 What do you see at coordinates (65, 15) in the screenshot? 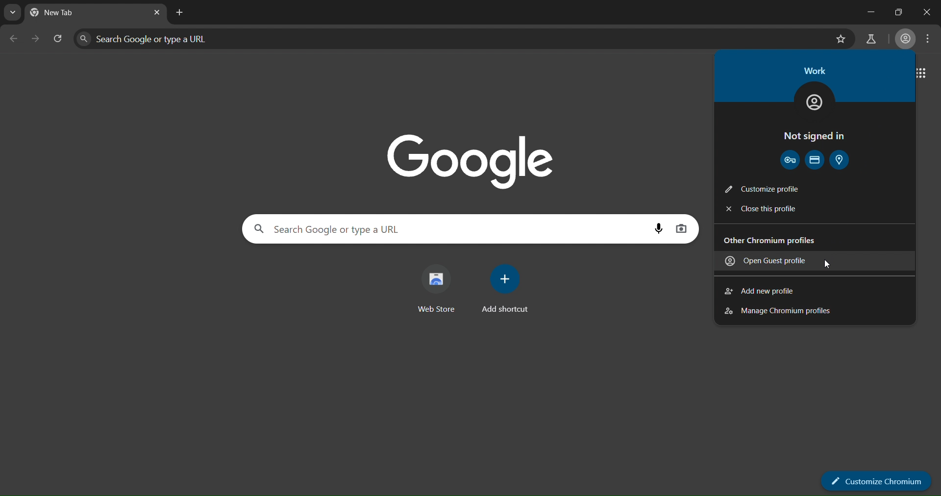
I see `current tab` at bounding box center [65, 15].